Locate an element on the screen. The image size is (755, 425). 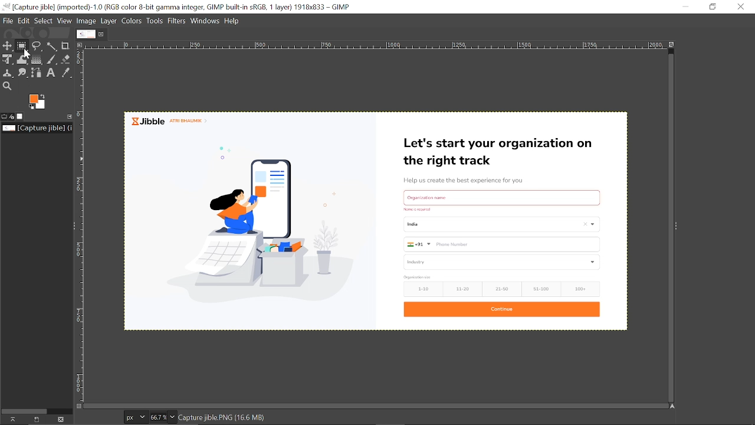
Smudge tool is located at coordinates (24, 73).